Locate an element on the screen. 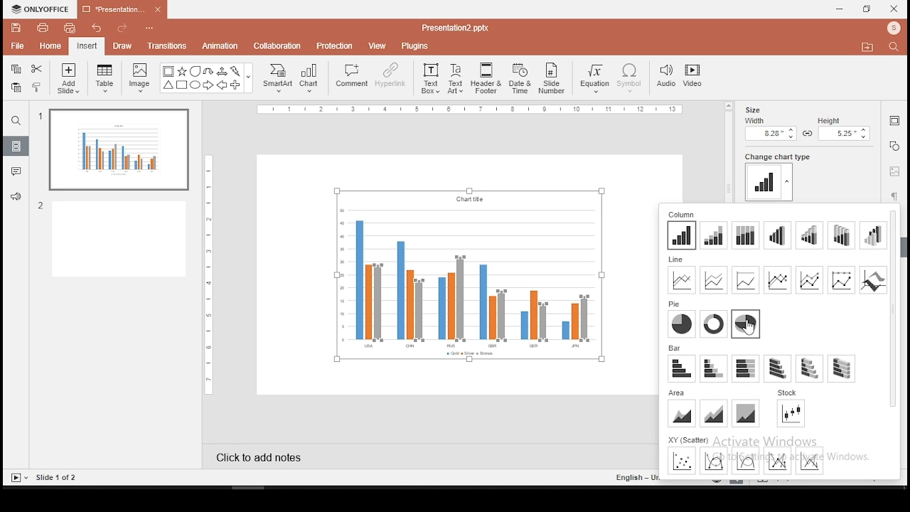 The height and width of the screenshot is (512, 910). pie 2 is located at coordinates (714, 324).